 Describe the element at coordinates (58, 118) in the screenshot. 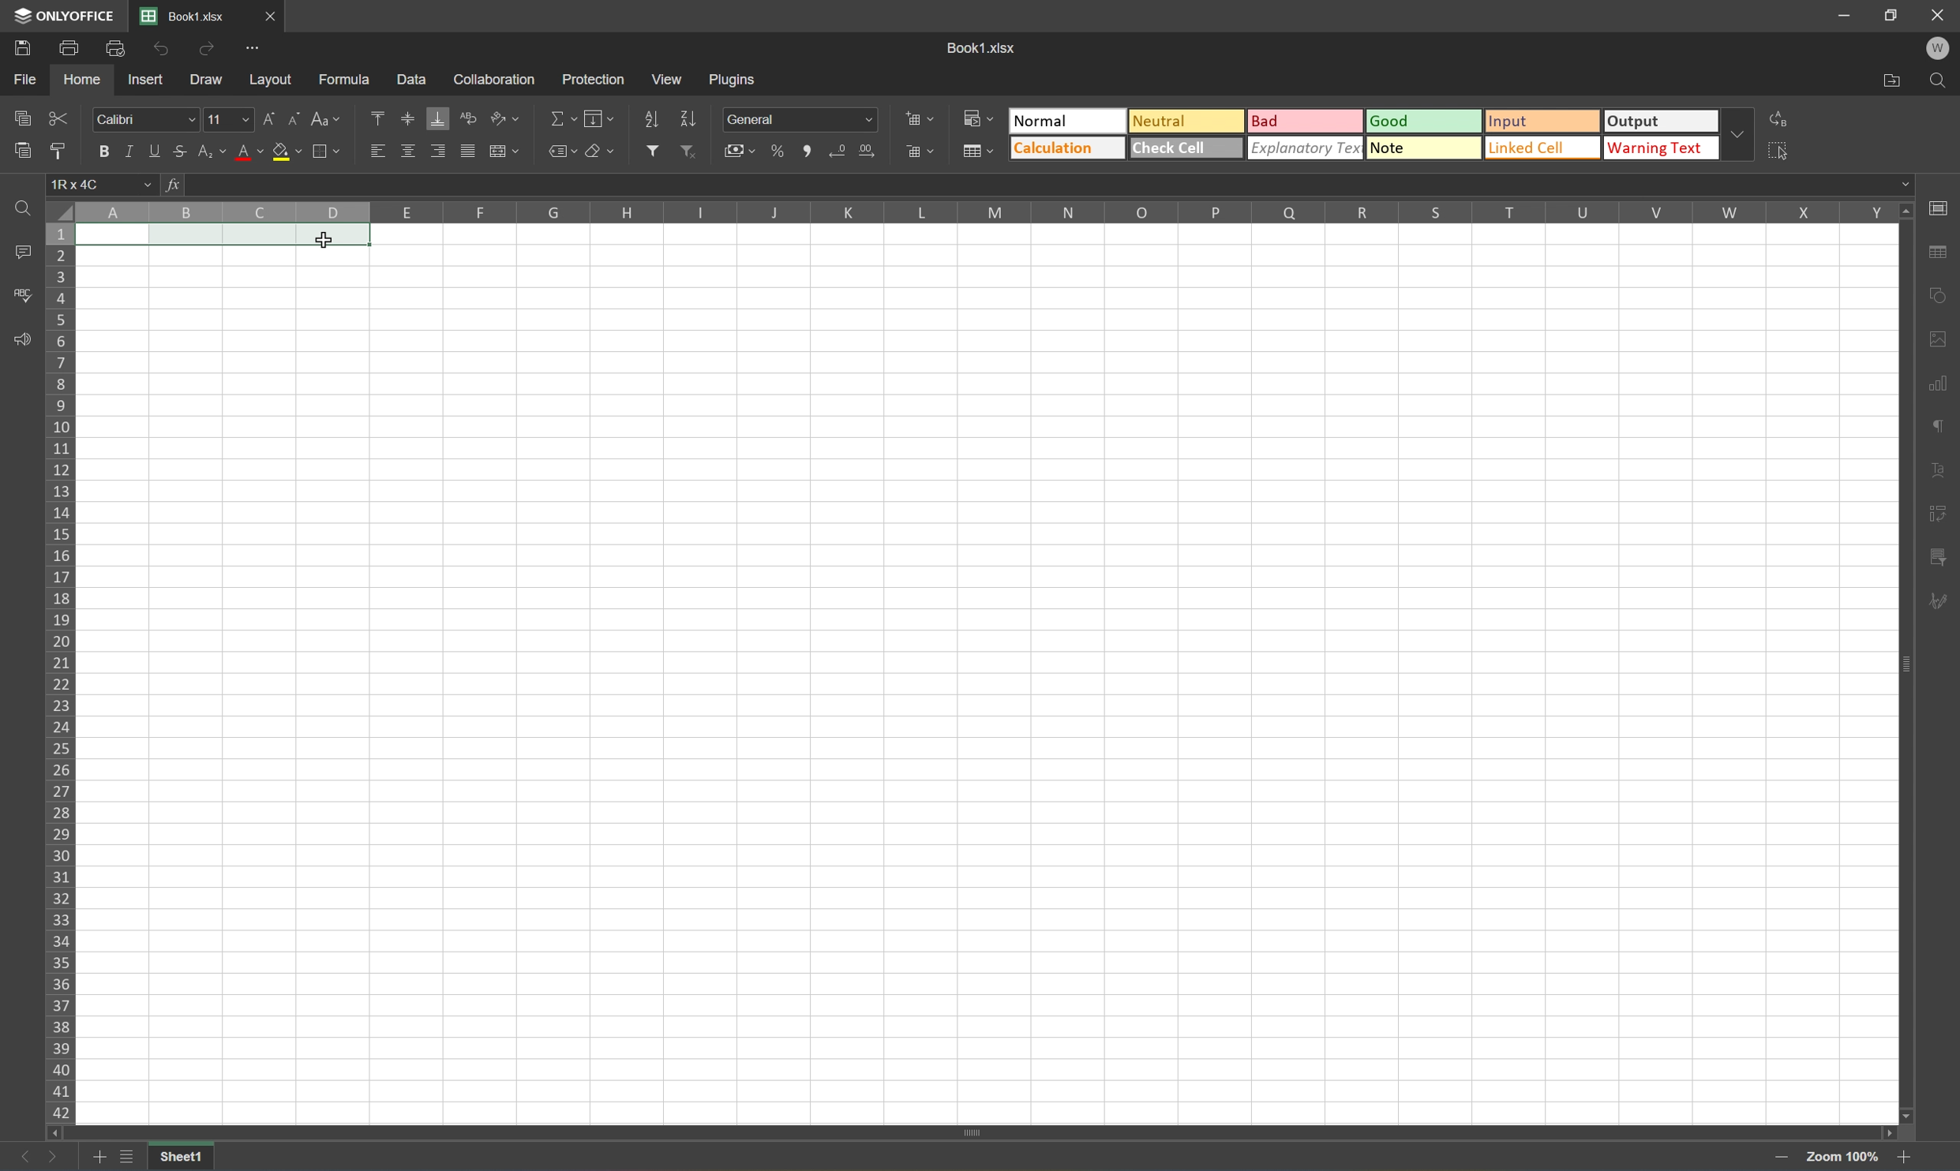

I see `Cut` at that location.